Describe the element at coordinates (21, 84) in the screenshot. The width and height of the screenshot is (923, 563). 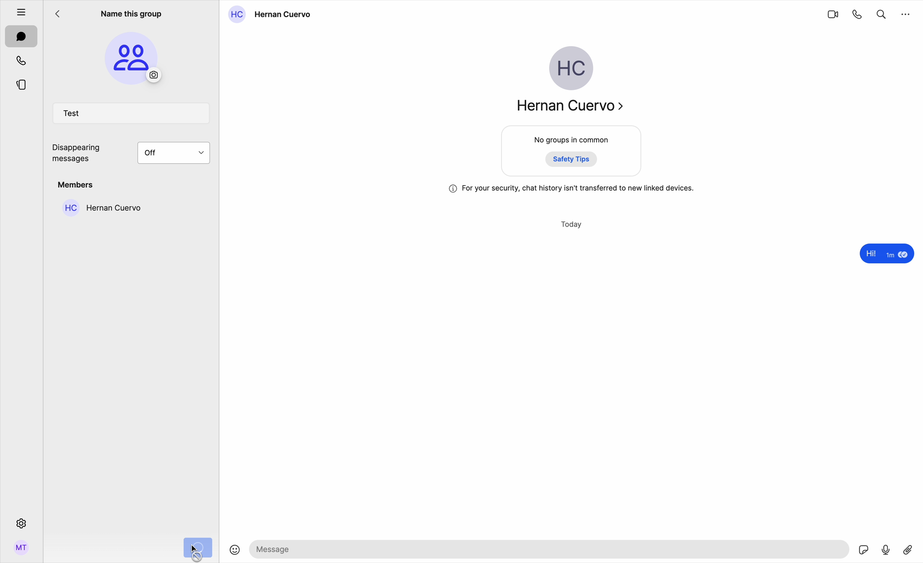
I see `stories` at that location.